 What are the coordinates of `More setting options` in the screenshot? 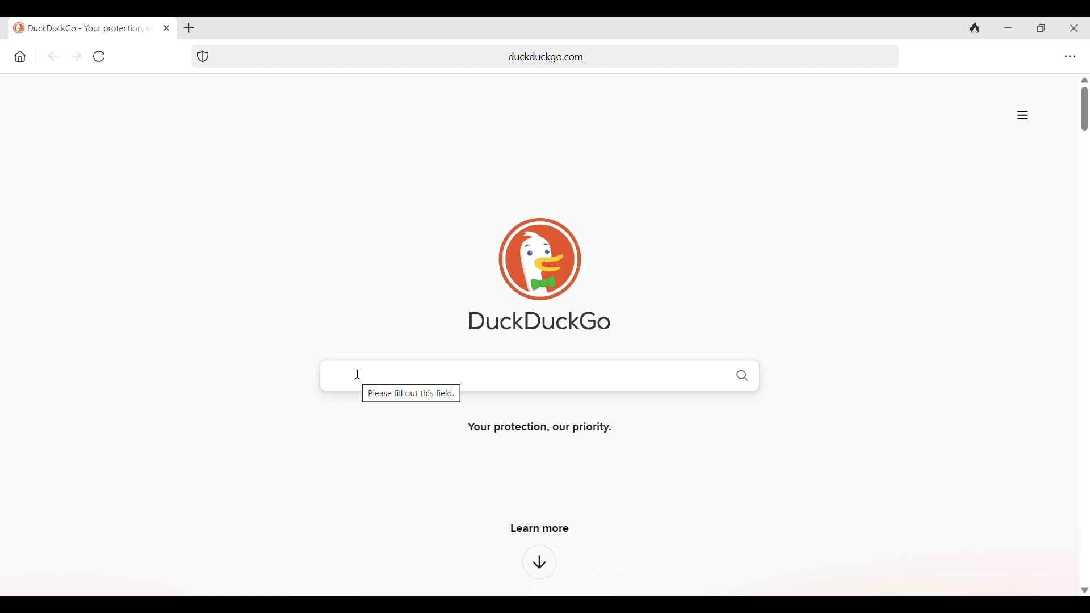 It's located at (1071, 57).